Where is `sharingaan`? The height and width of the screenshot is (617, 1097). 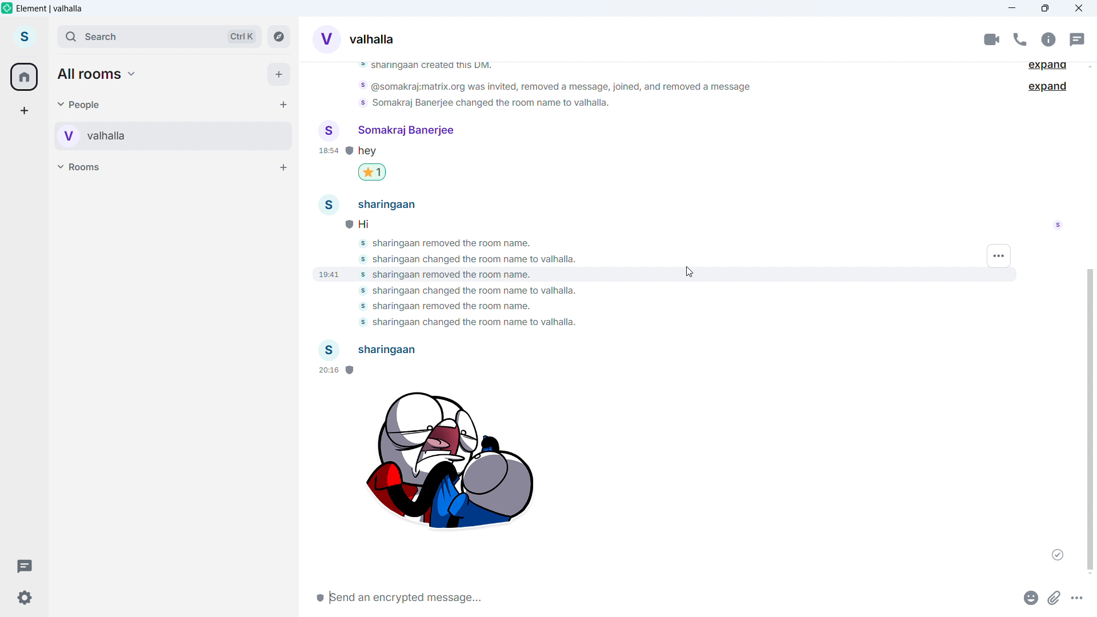
sharingaan is located at coordinates (374, 205).